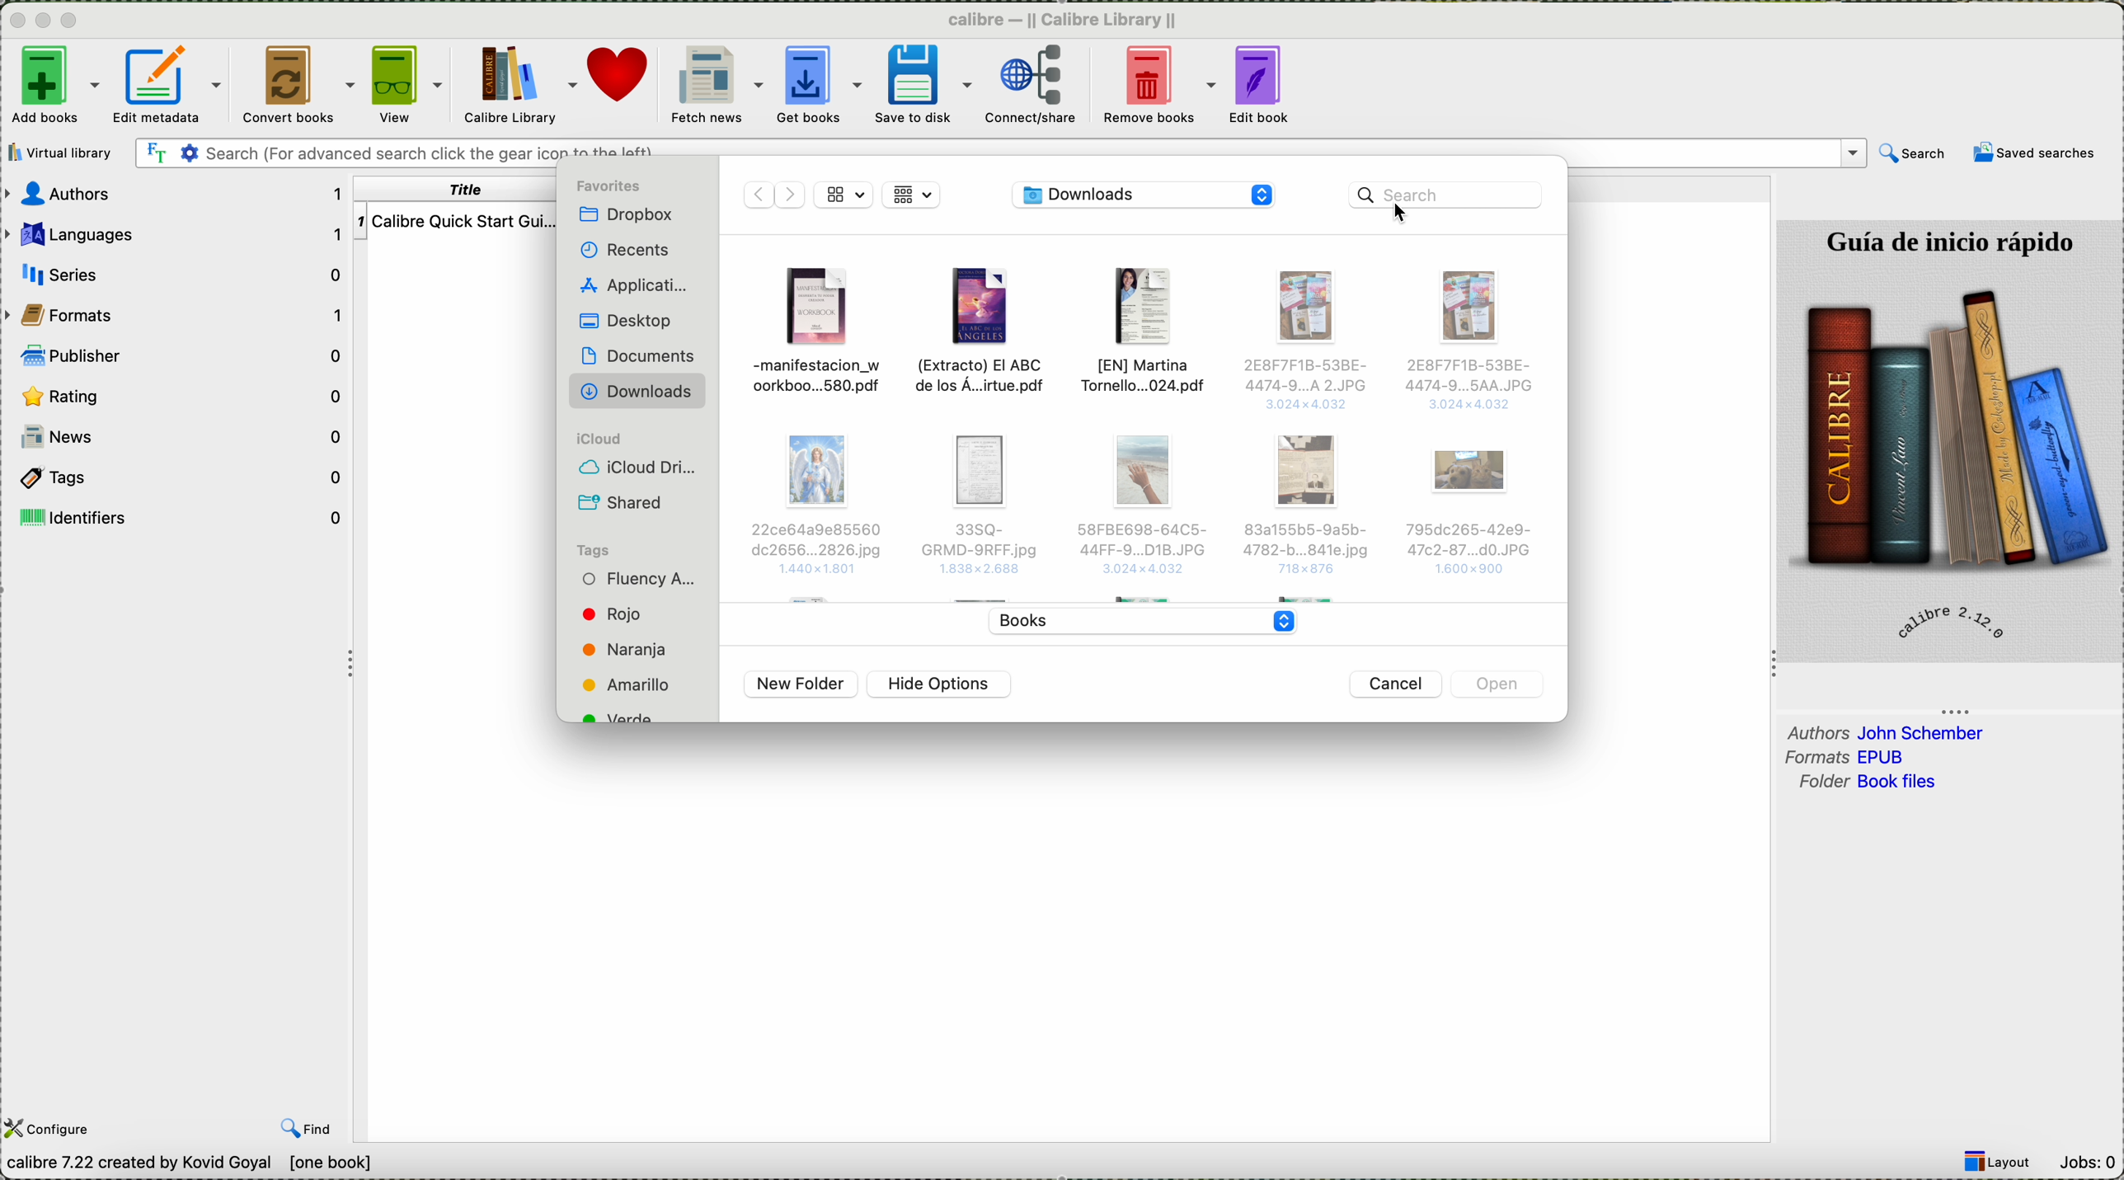 This screenshot has height=1180, width=2124. I want to click on cancel button, so click(1399, 684).